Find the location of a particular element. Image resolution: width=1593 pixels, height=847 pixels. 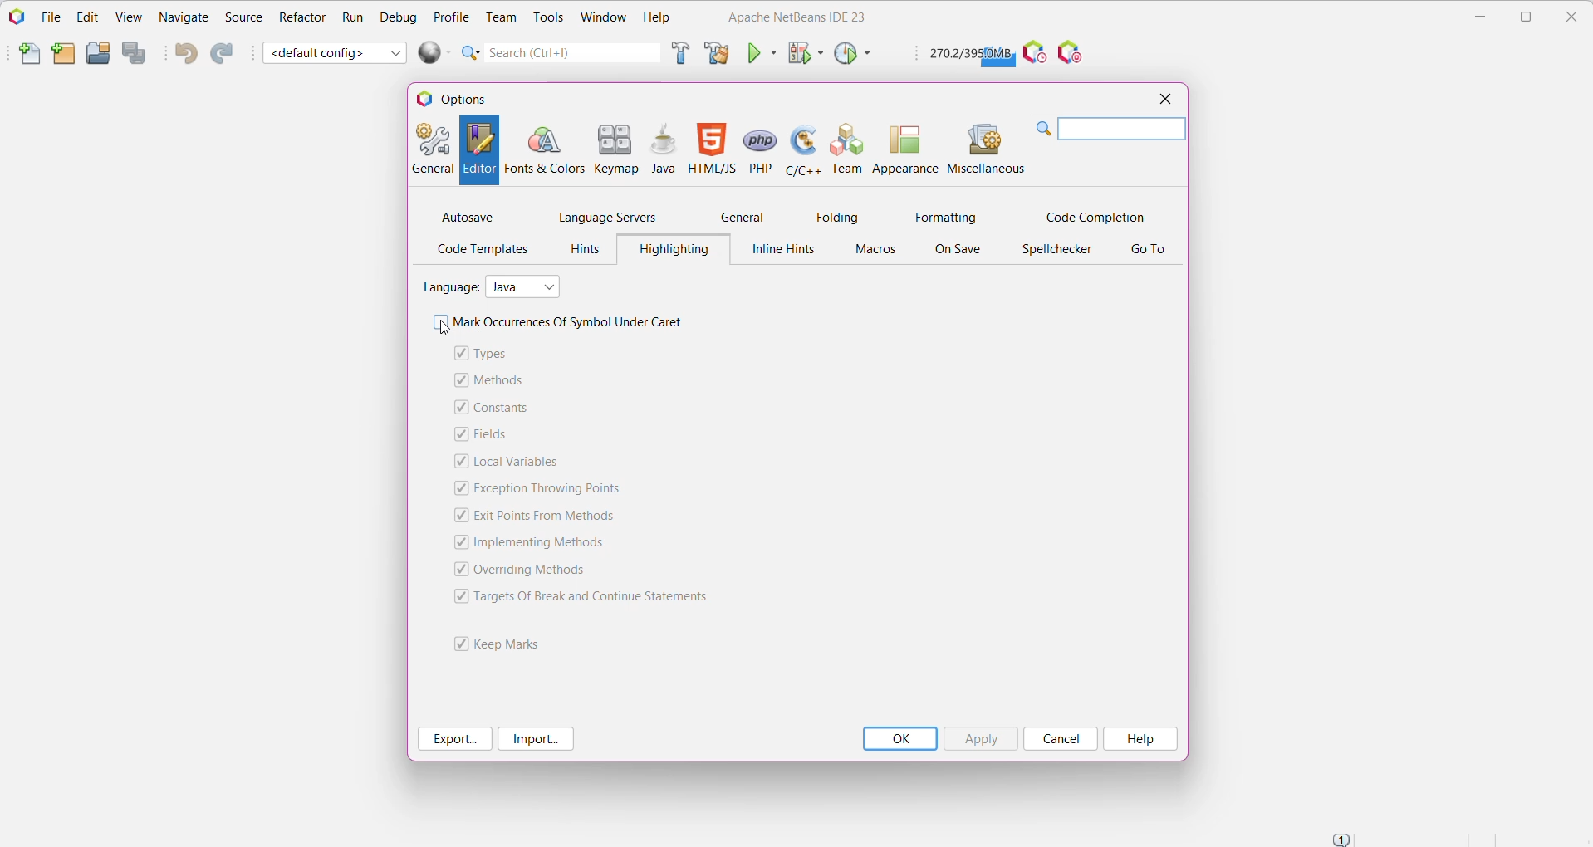

Pause I/O Checks is located at coordinates (1073, 53).